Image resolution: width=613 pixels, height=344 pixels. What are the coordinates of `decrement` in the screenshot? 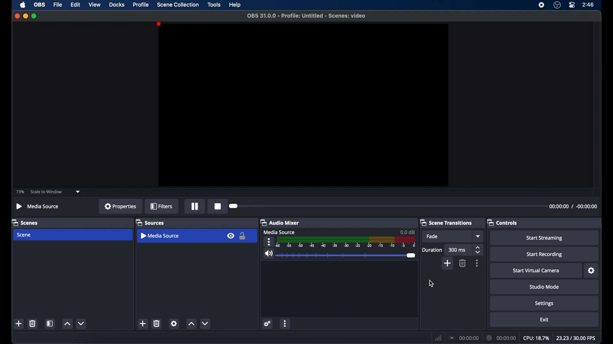 It's located at (207, 324).